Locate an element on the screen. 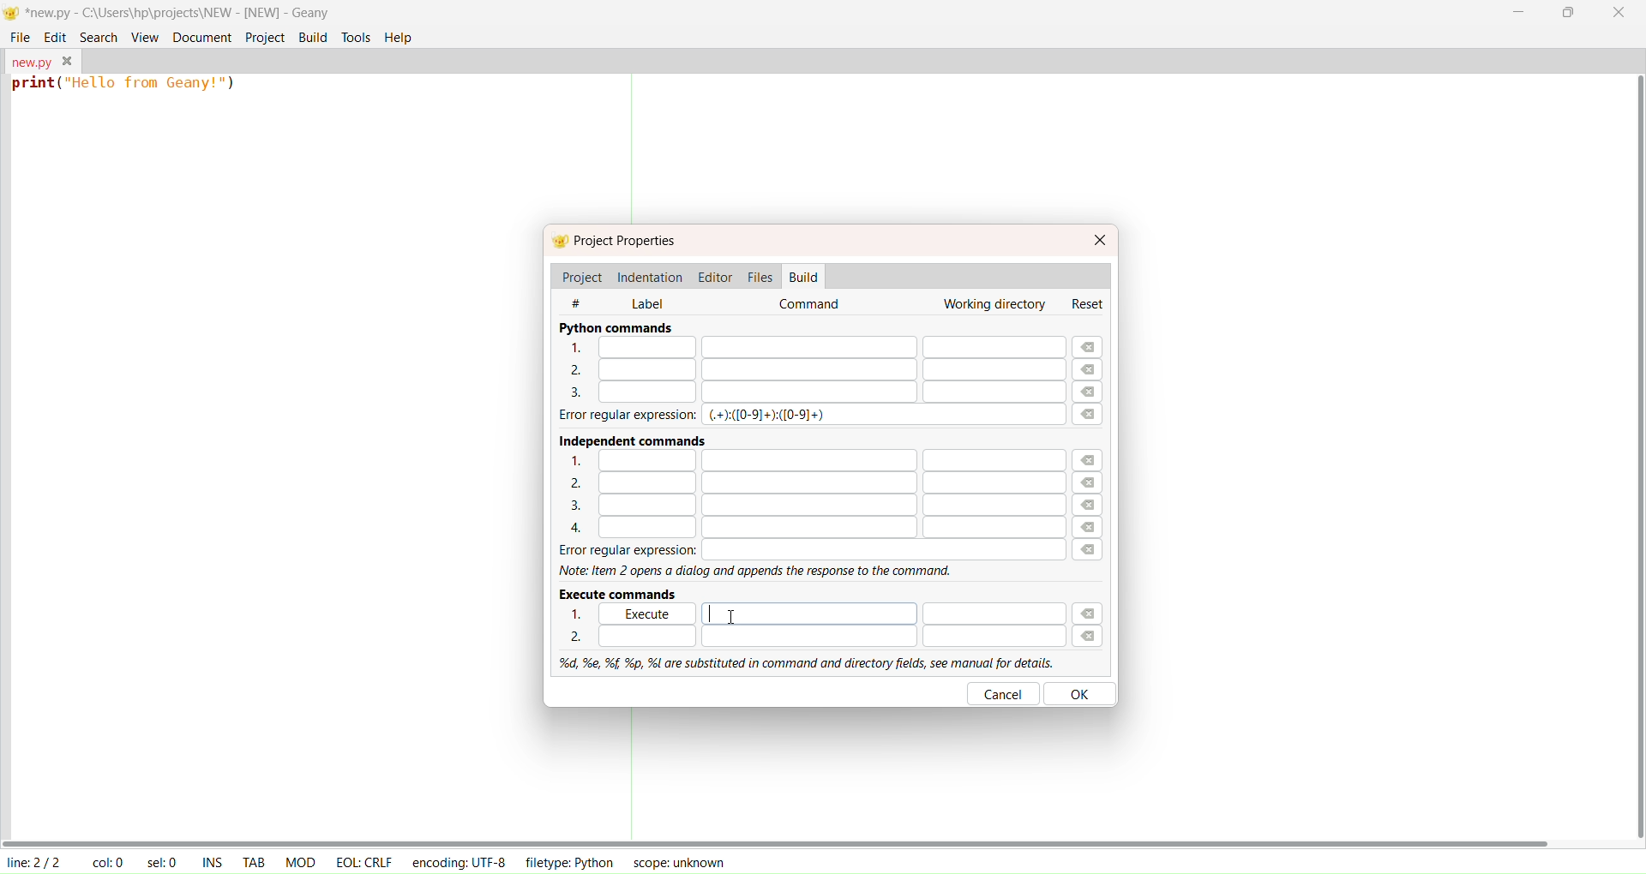  INS is located at coordinates (213, 860).